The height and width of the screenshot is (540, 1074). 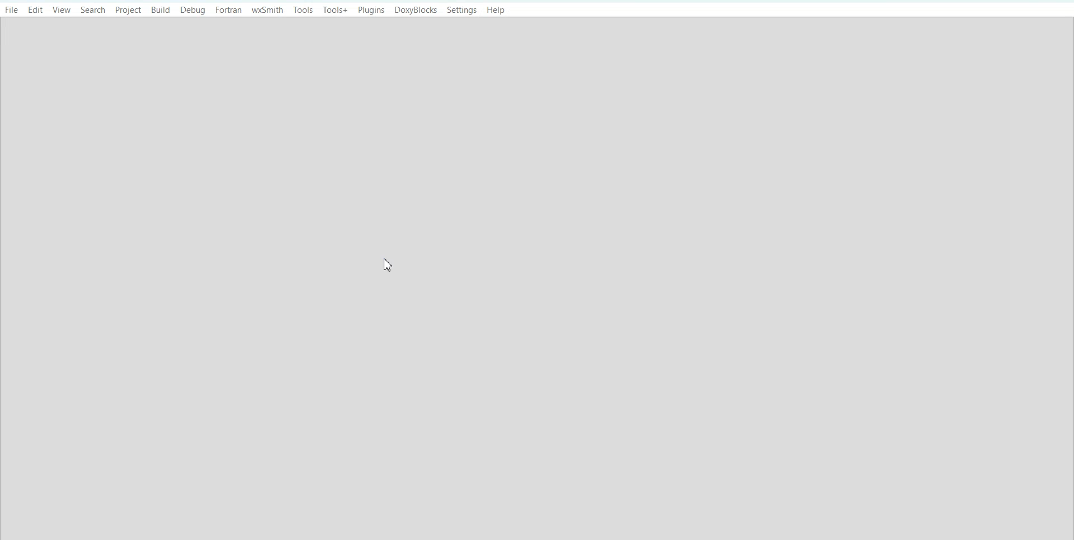 I want to click on Build, so click(x=161, y=11).